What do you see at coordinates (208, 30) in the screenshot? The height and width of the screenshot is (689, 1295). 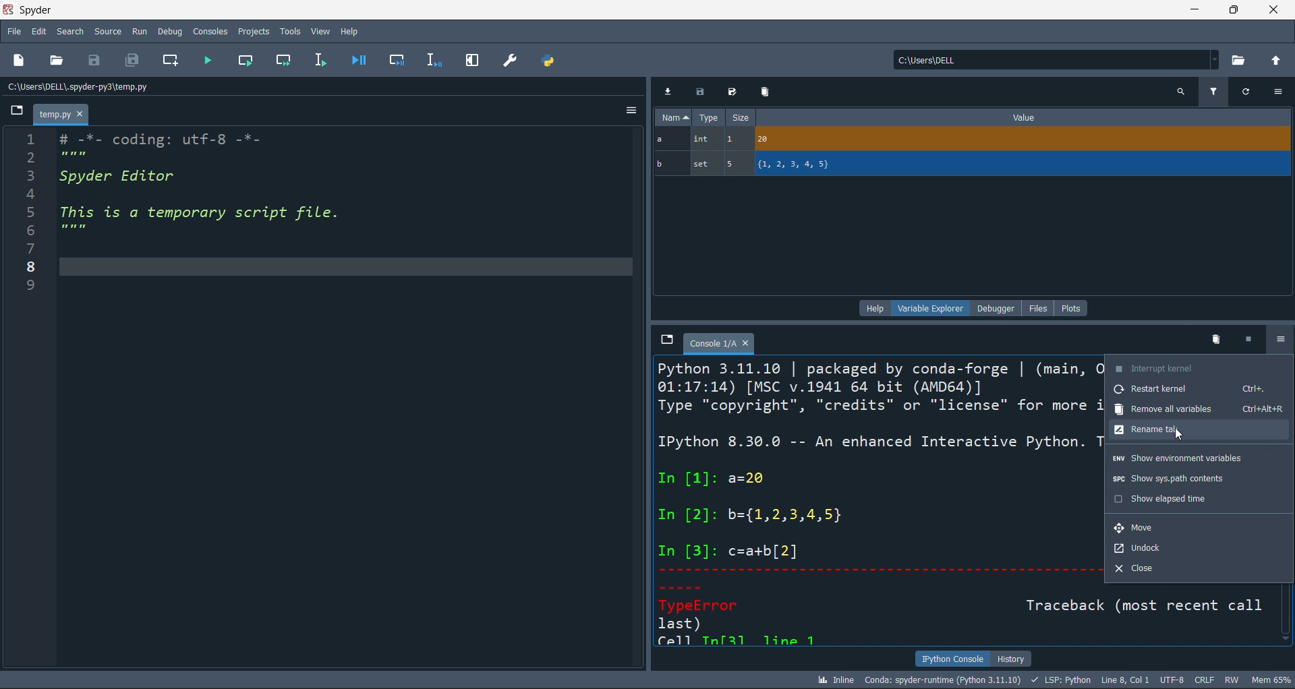 I see `consoles` at bounding box center [208, 30].